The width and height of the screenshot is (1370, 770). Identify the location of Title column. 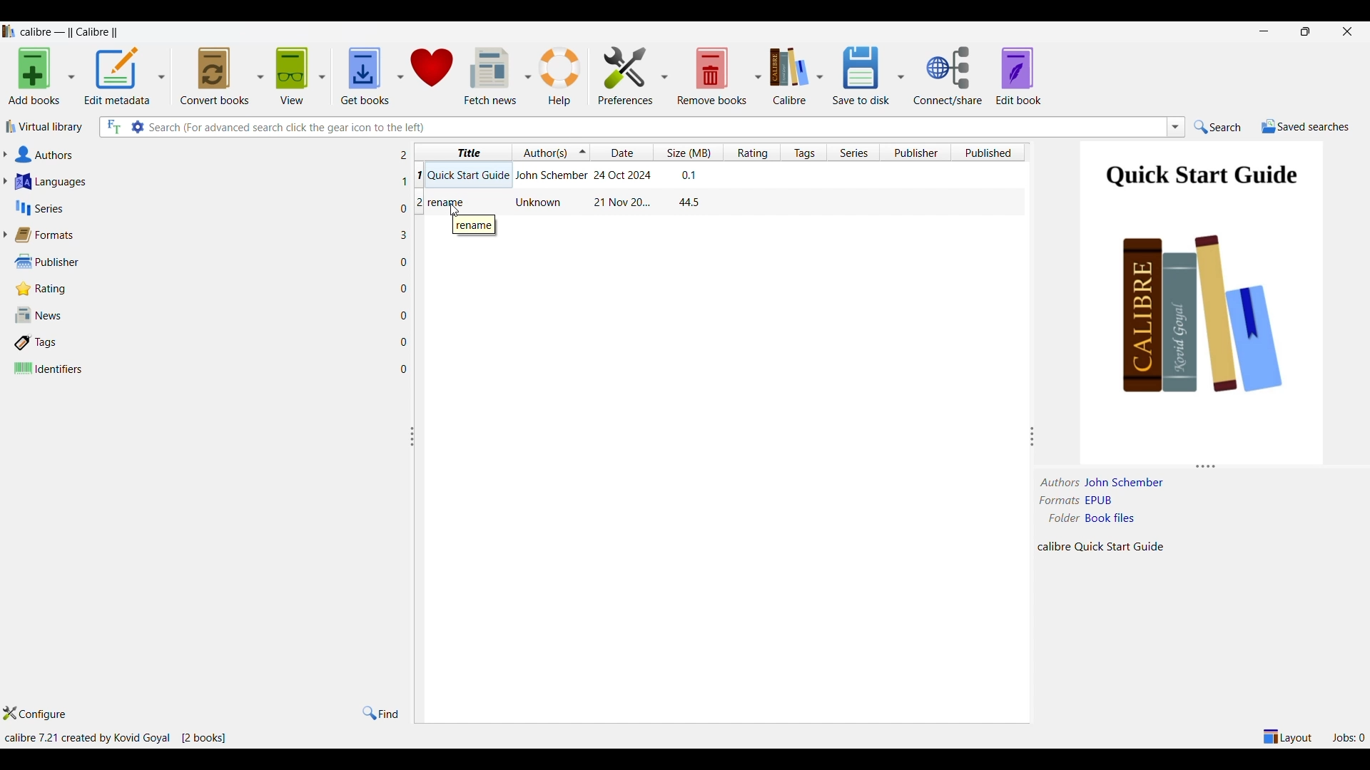
(462, 152).